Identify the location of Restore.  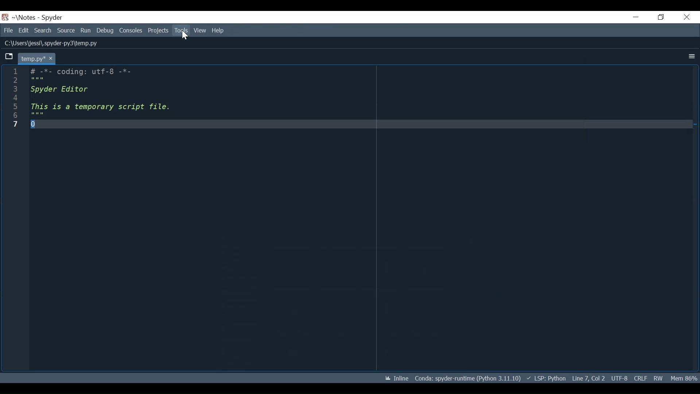
(660, 17).